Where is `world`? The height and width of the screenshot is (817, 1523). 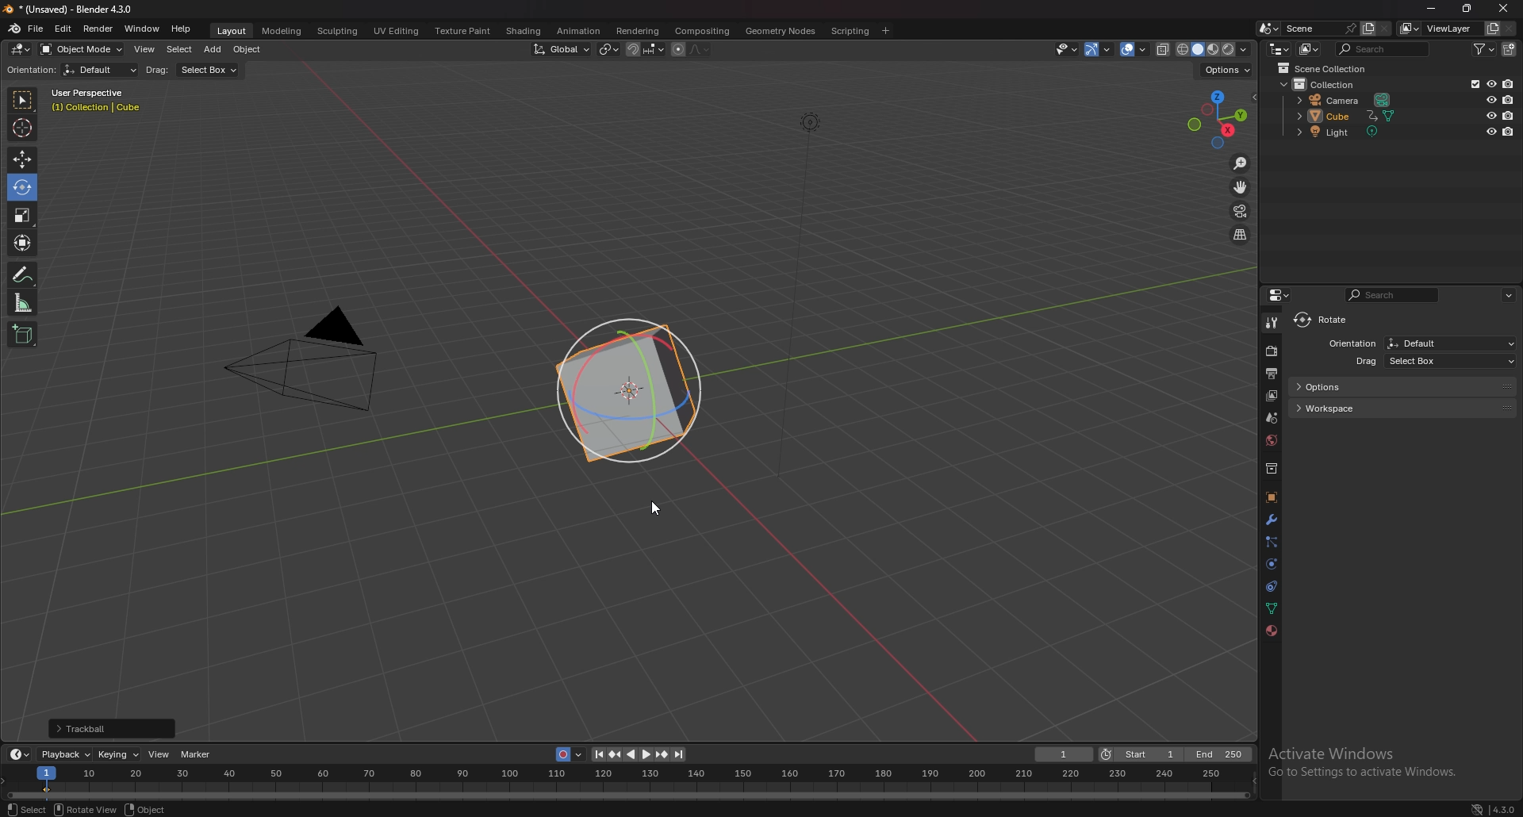
world is located at coordinates (1272, 440).